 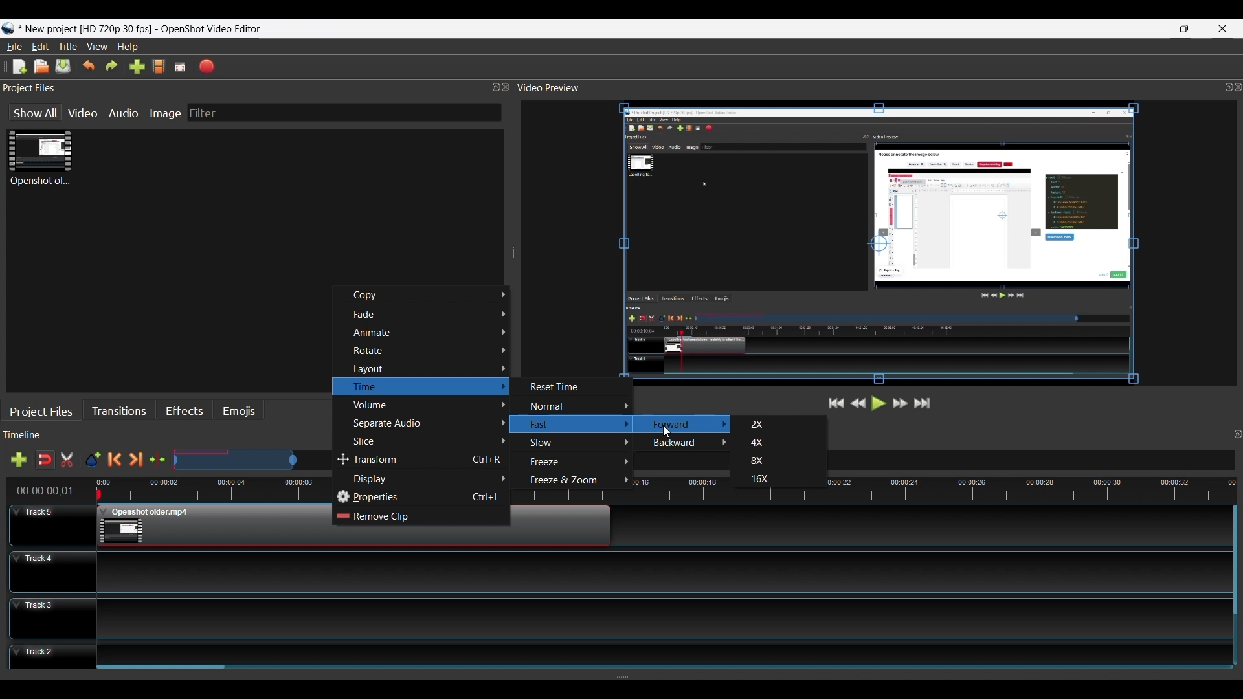 What do you see at coordinates (1222, 28) in the screenshot?
I see `Close` at bounding box center [1222, 28].